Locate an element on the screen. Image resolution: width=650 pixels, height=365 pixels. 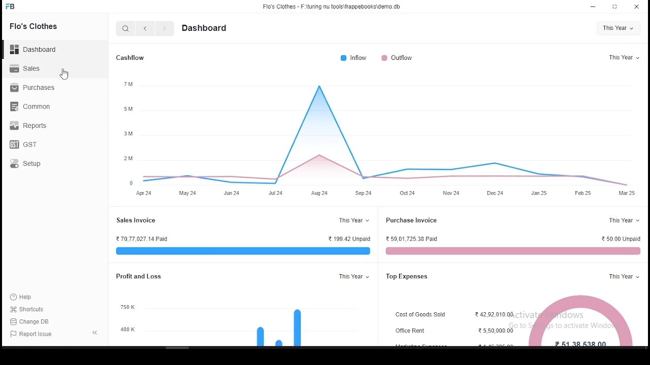
shortouts is located at coordinates (27, 309).